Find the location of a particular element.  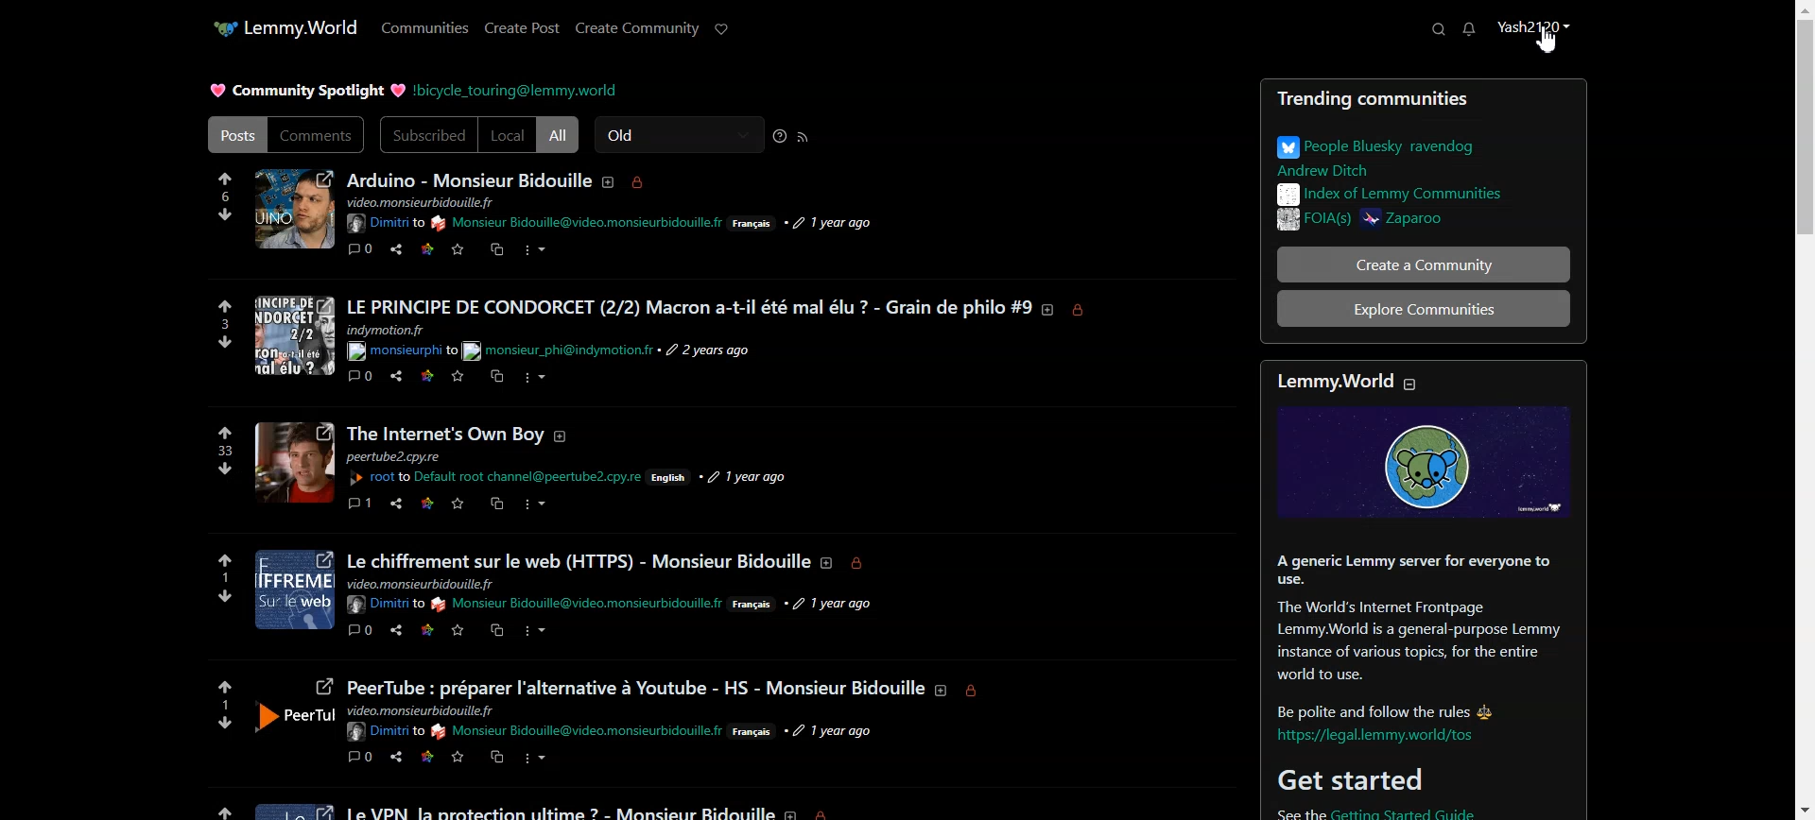

Application icon is located at coordinates (218, 28).